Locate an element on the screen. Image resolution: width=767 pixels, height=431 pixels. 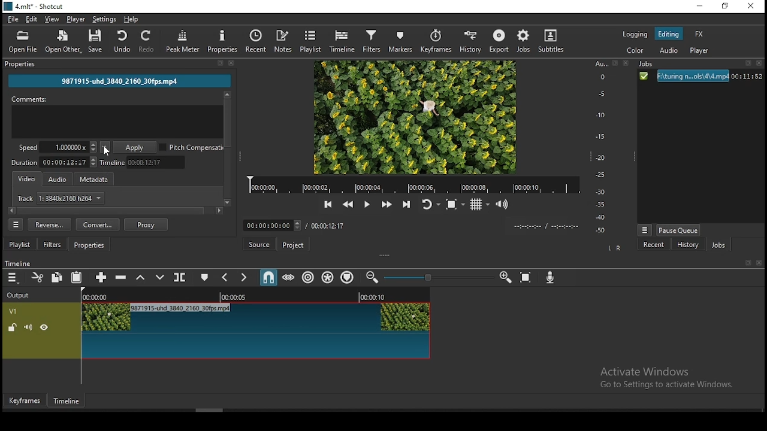
markers is located at coordinates (401, 41).